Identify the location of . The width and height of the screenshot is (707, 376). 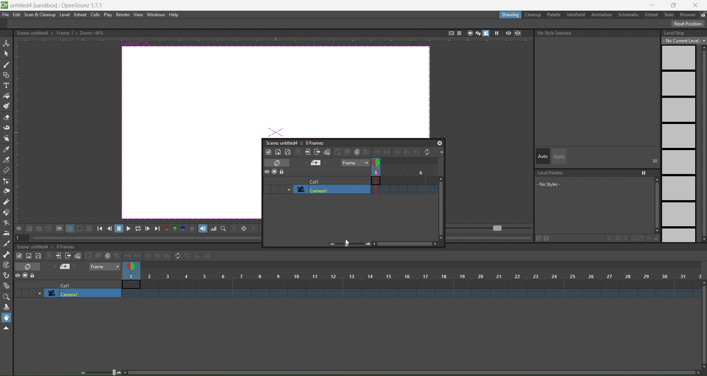
(7, 307).